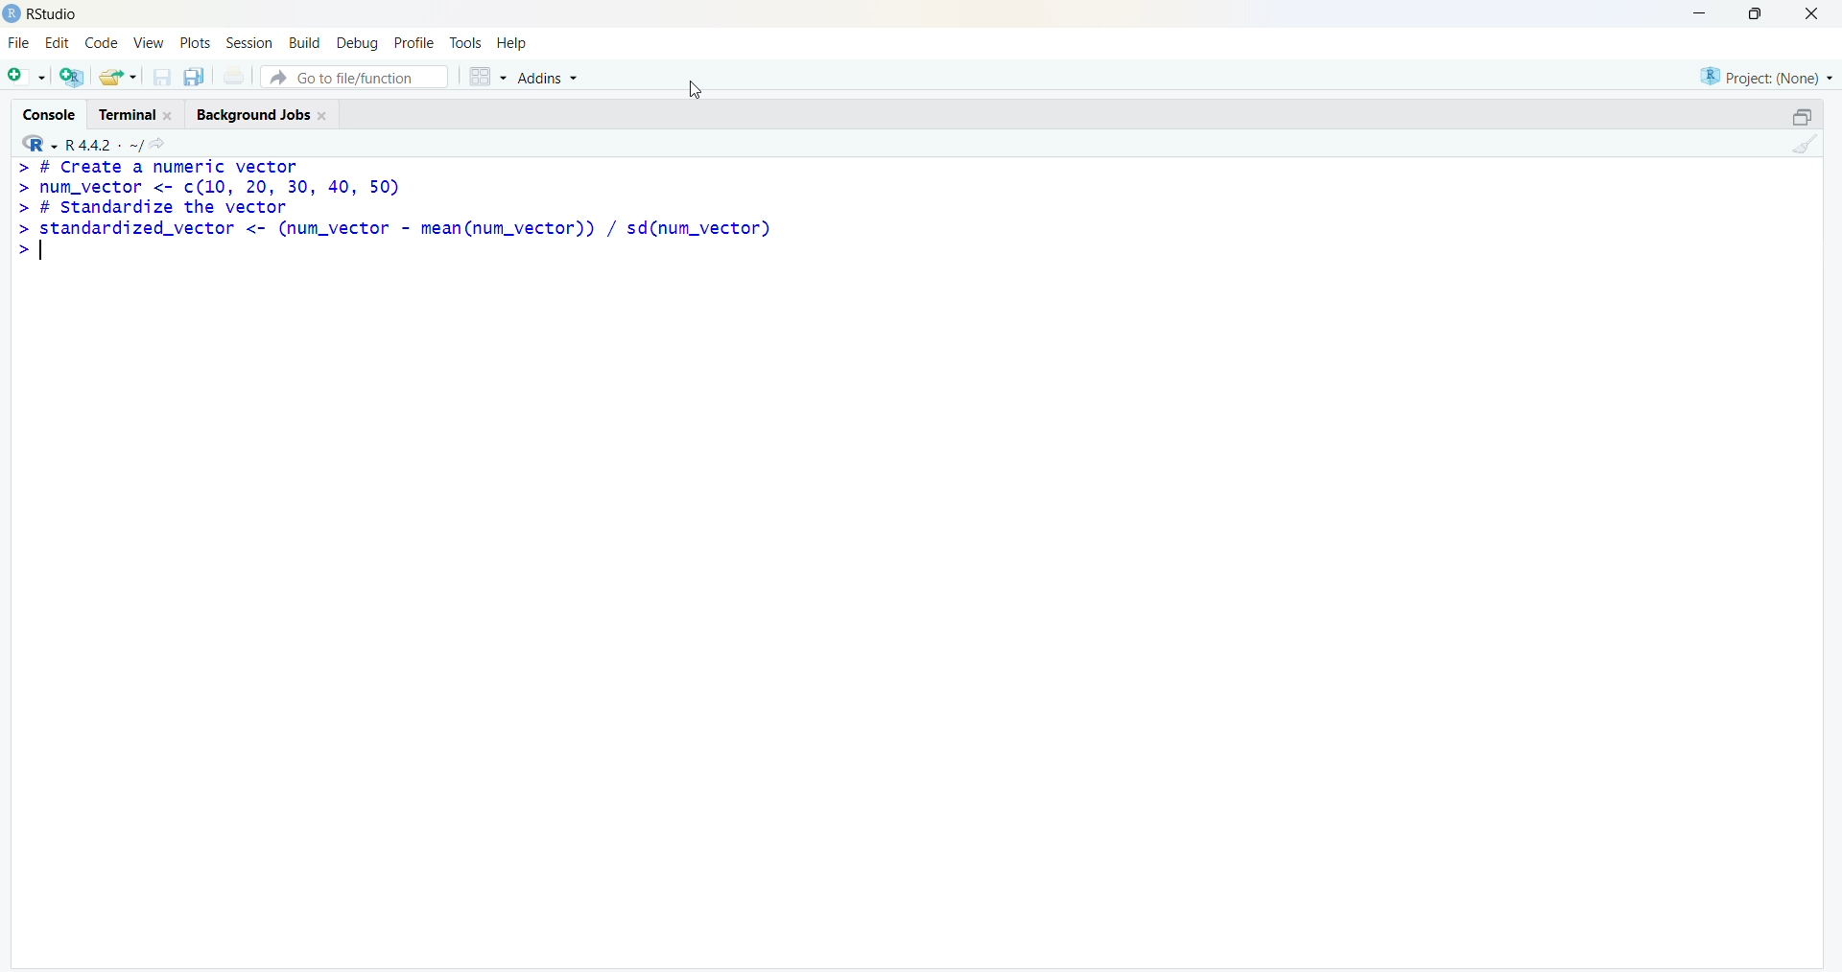  I want to click on console, so click(50, 115).